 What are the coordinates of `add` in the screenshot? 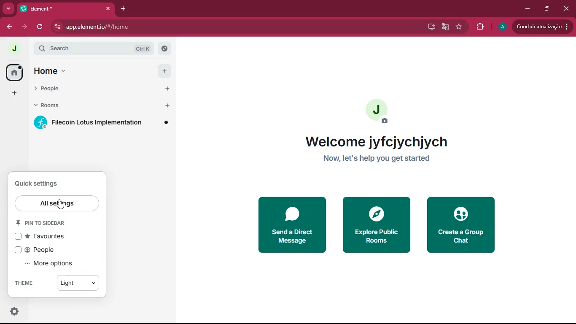 It's located at (164, 72).